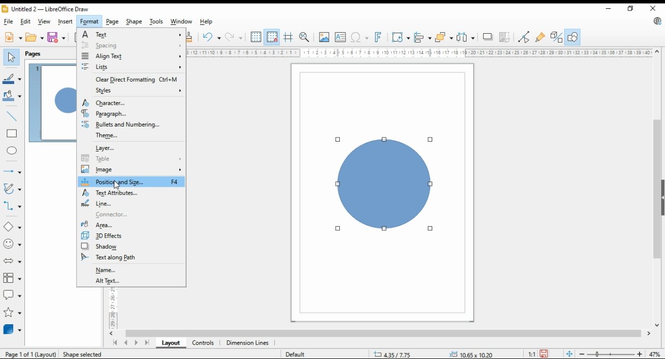  What do you see at coordinates (34, 37) in the screenshot?
I see `open` at bounding box center [34, 37].